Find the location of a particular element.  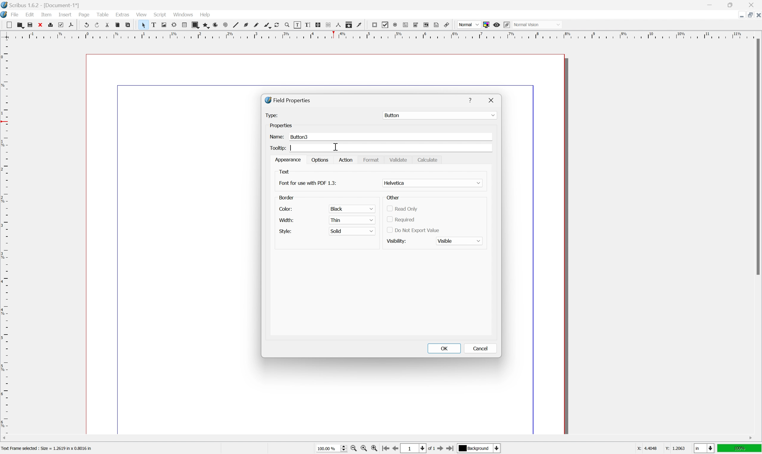

zoom in or zoom out is located at coordinates (288, 25).